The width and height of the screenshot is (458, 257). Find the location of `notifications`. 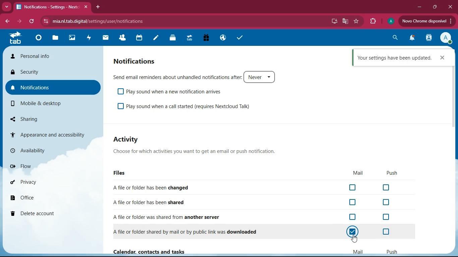

notifications is located at coordinates (55, 87).